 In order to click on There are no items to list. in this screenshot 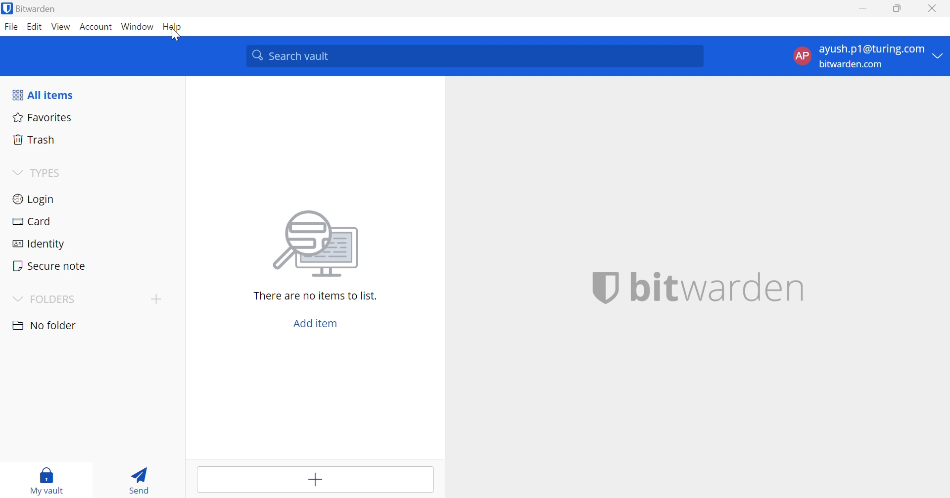, I will do `click(315, 295)`.